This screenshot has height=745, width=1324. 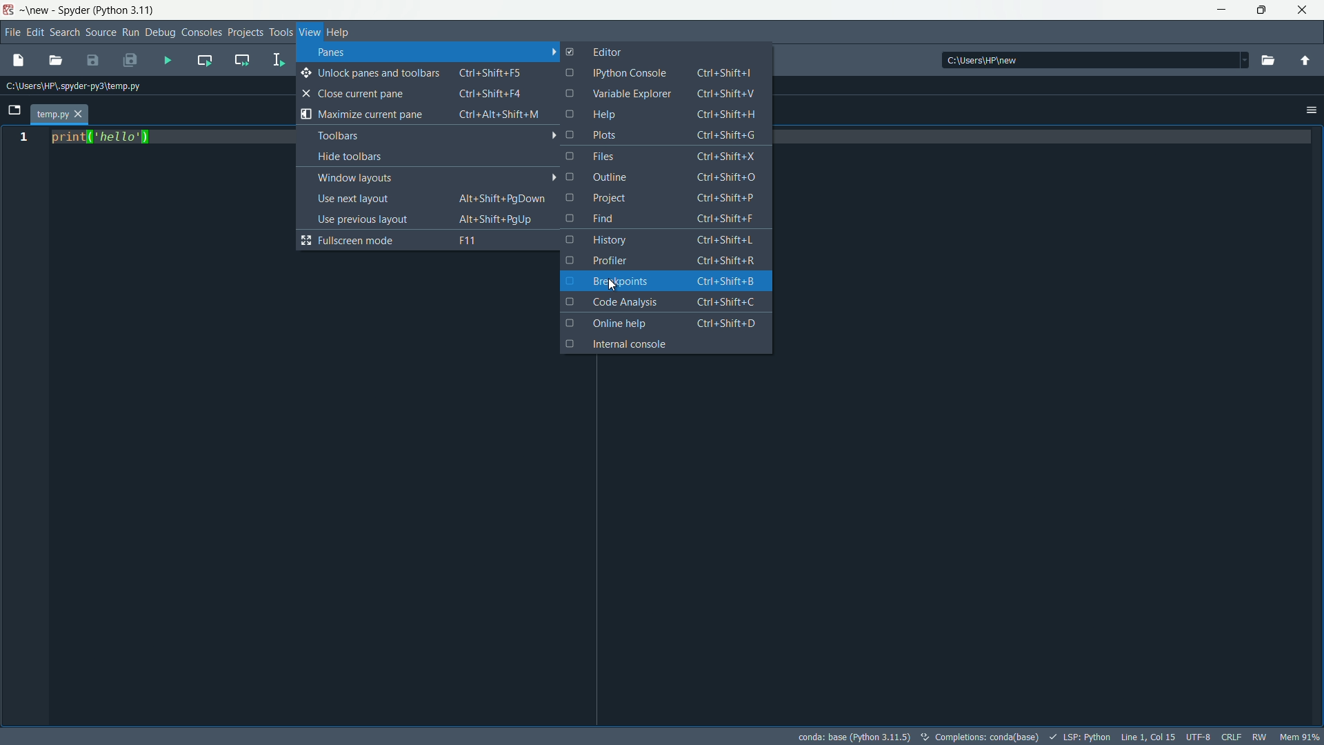 I want to click on ipython console, so click(x=660, y=72).